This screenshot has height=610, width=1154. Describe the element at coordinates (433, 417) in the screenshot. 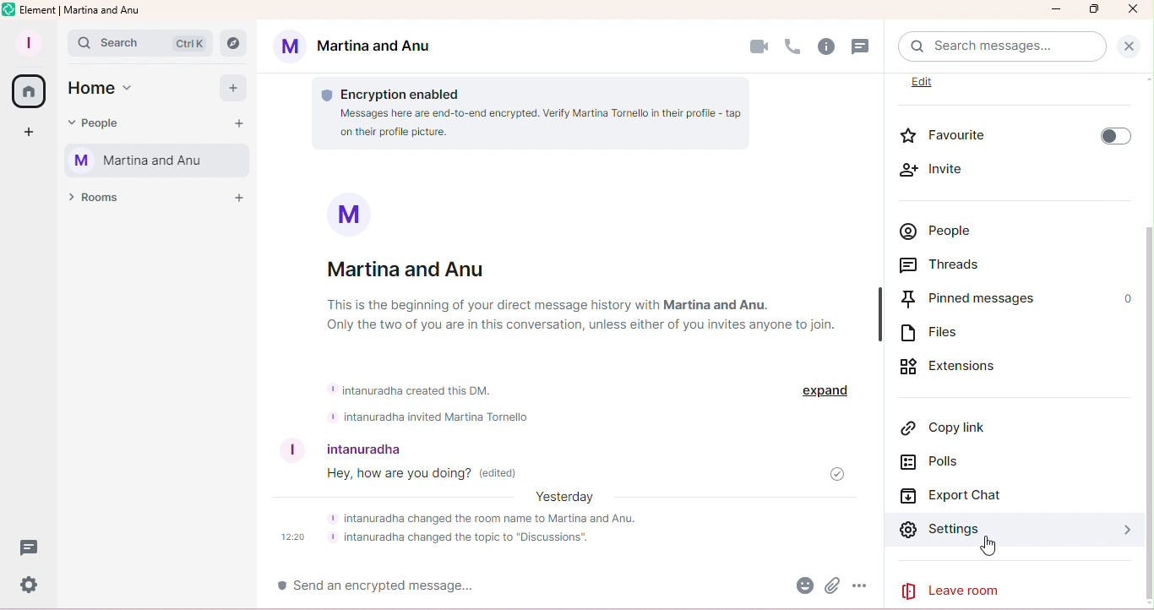

I see `intanuradha invited Martina Tornello` at that location.